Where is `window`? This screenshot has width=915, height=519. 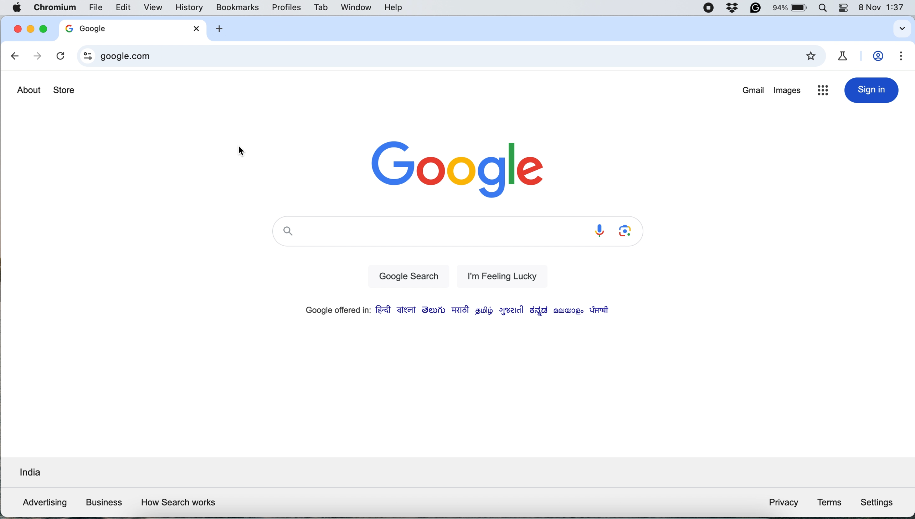
window is located at coordinates (354, 7).